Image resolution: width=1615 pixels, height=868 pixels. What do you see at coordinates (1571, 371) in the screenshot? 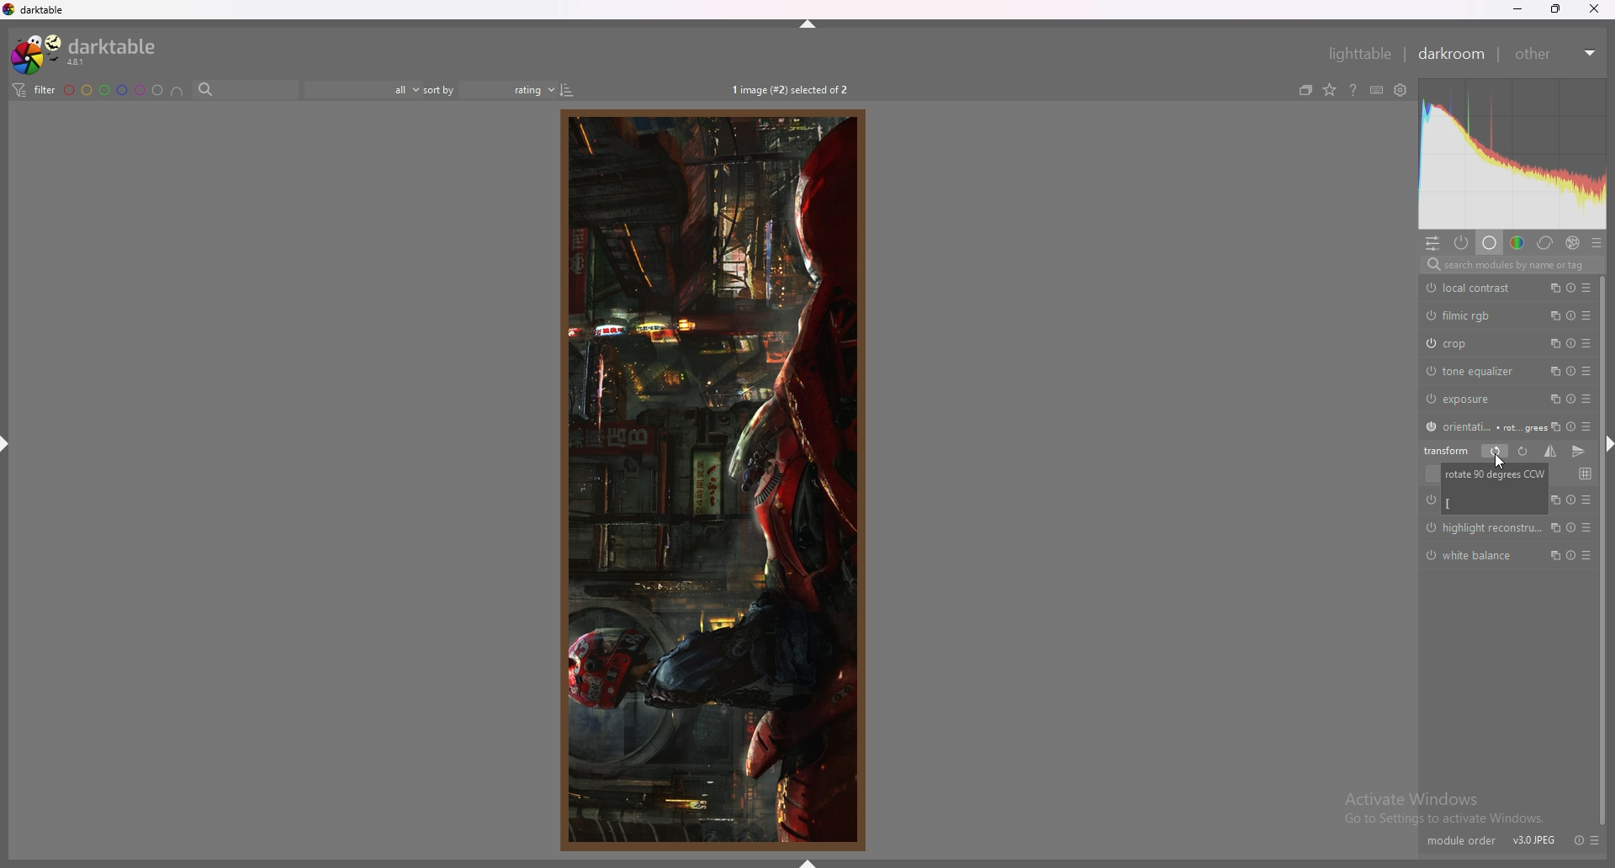
I see `reset` at bounding box center [1571, 371].